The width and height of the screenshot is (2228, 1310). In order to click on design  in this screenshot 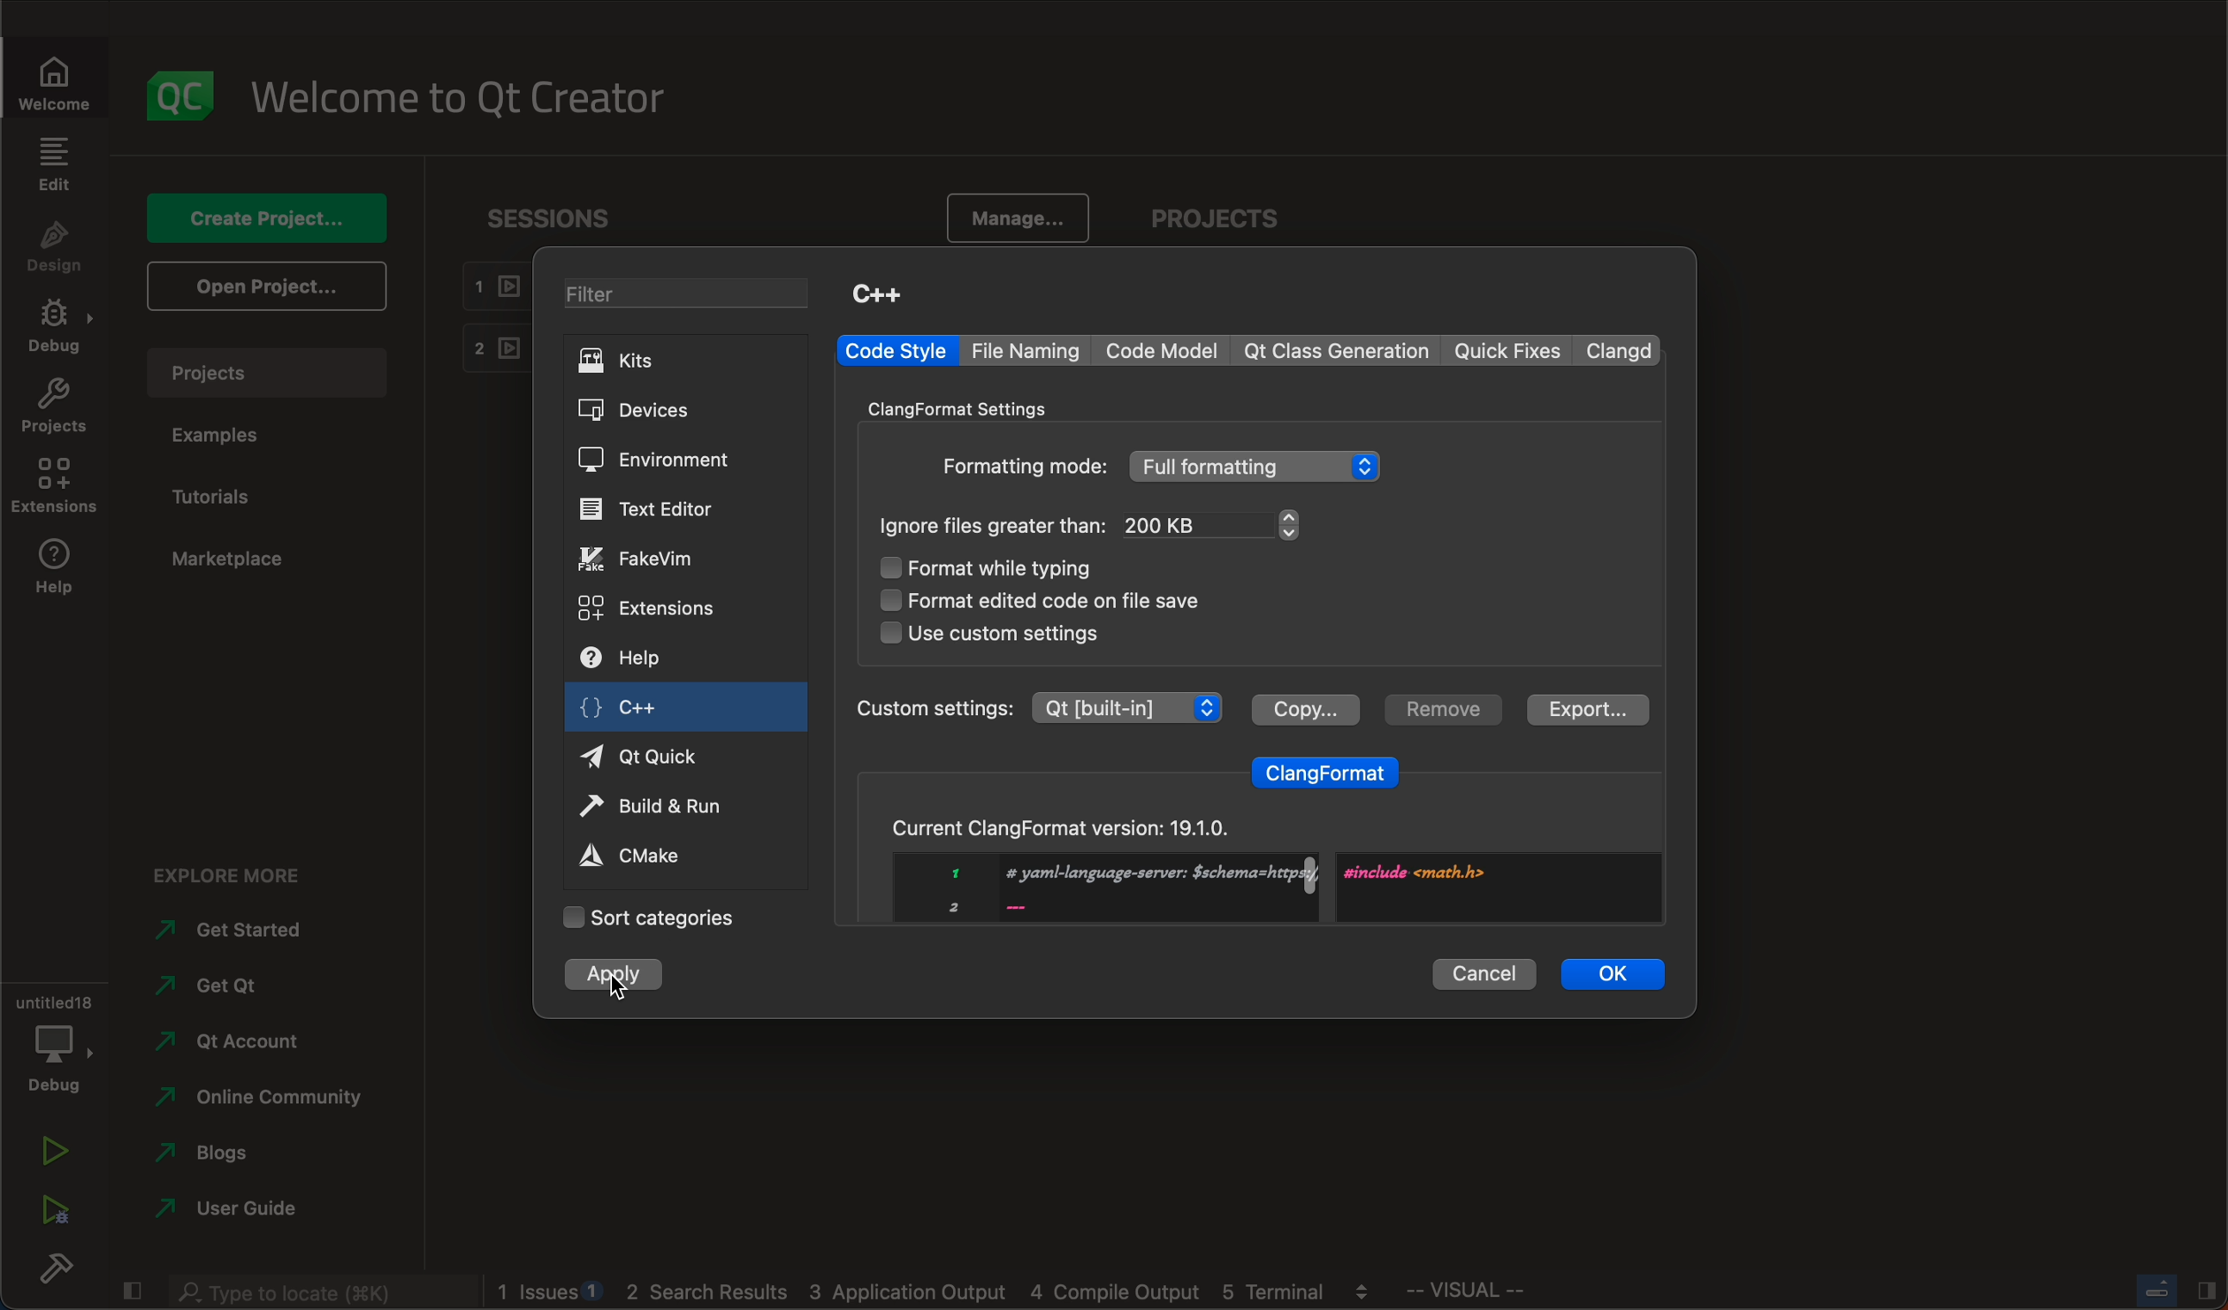, I will do `click(55, 248)`.